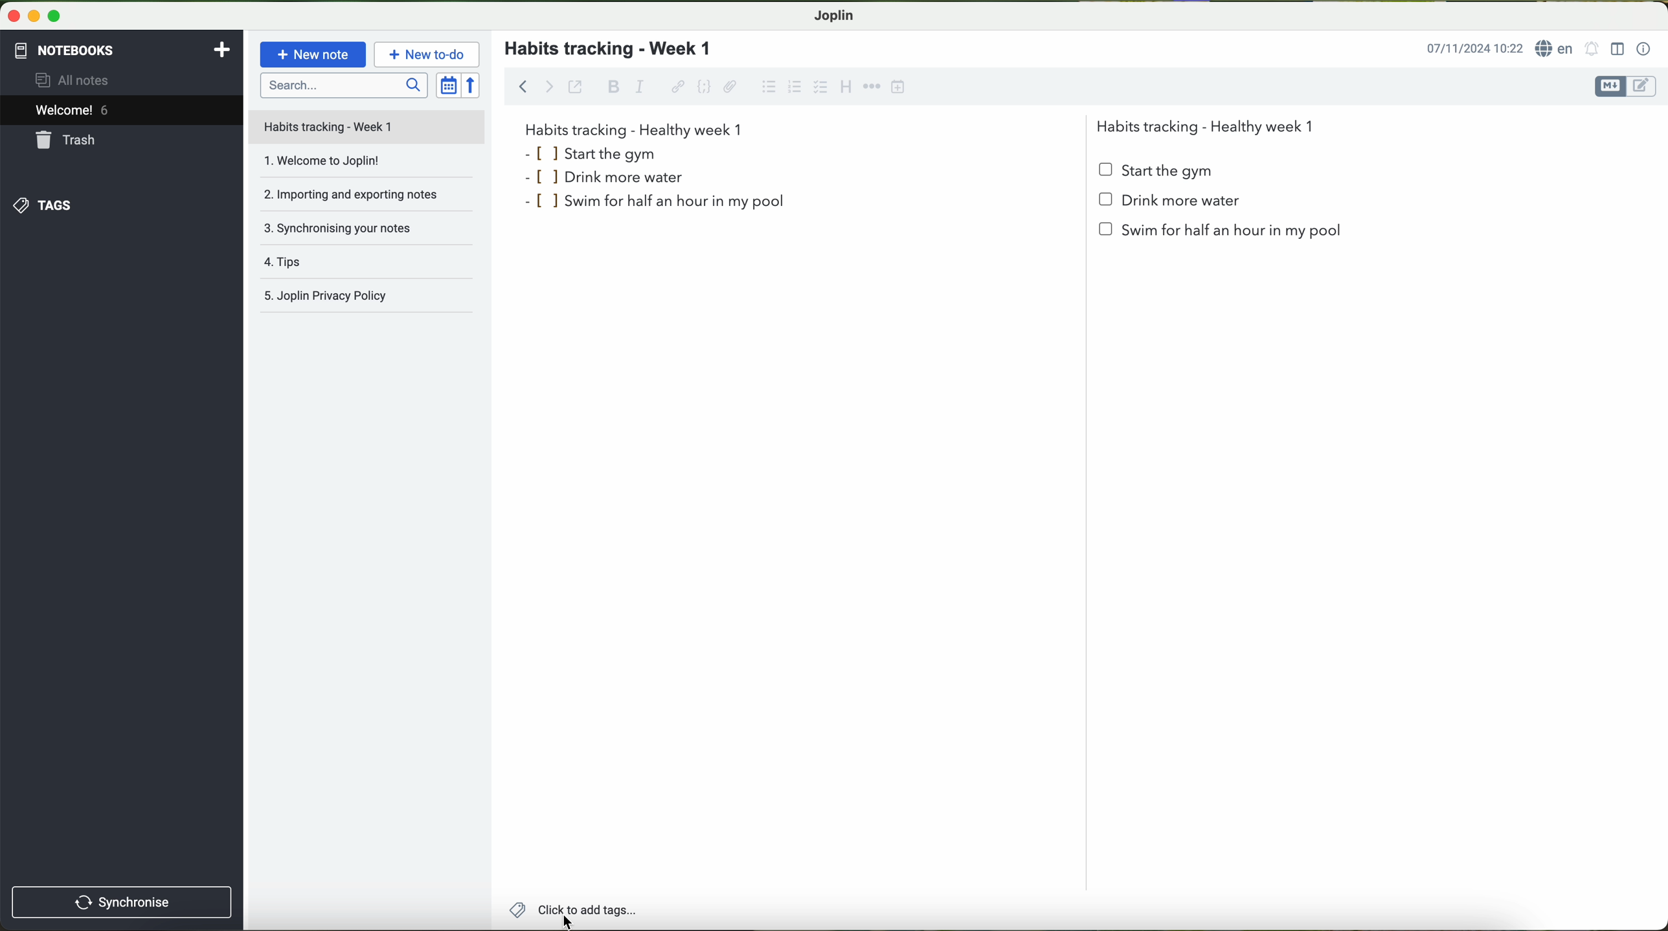  Describe the element at coordinates (614, 87) in the screenshot. I see `bold` at that location.